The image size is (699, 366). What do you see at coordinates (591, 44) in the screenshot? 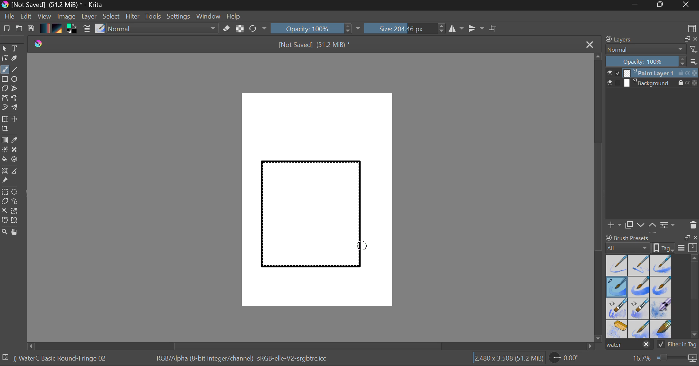
I see `Close` at bounding box center [591, 44].